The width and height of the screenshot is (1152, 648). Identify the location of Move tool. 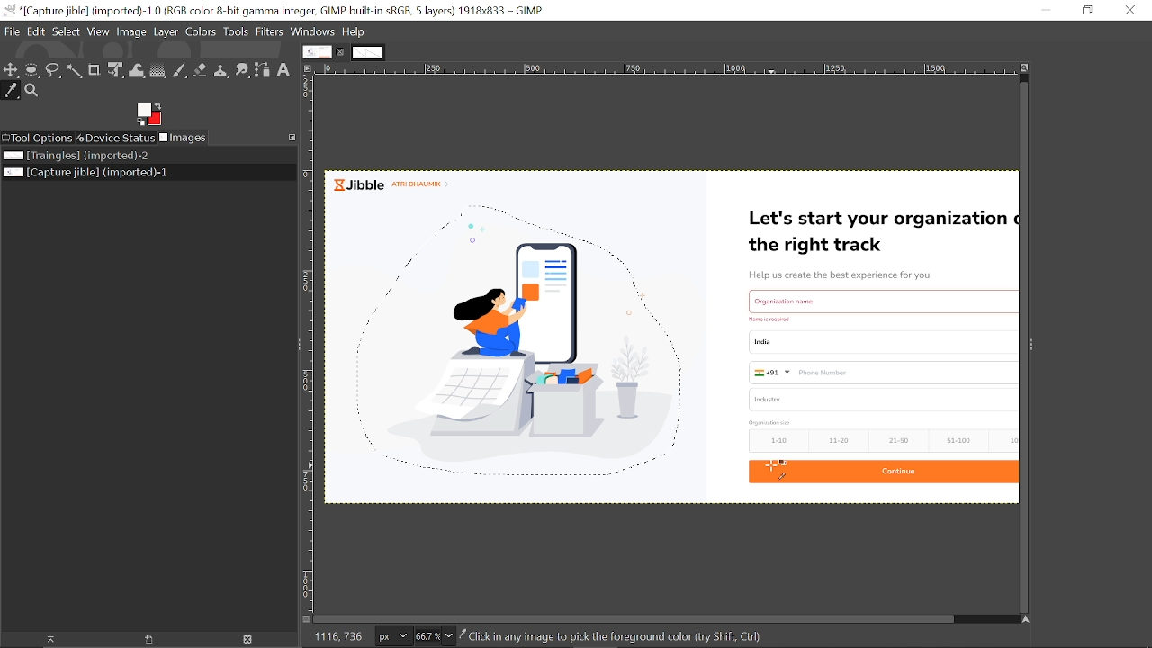
(12, 71).